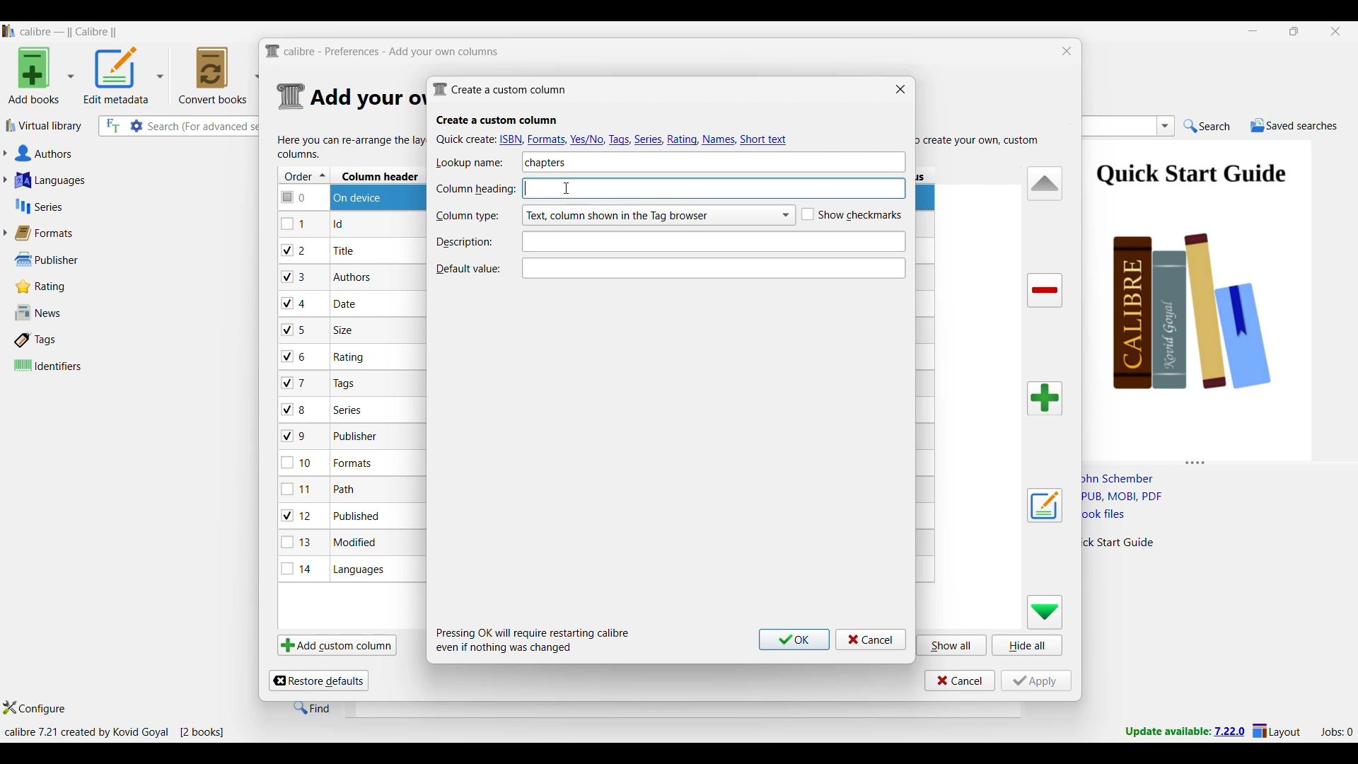 Image resolution: width=1358 pixels, height=764 pixels. Describe the element at coordinates (1215, 295) in the screenshot. I see `Book preview` at that location.